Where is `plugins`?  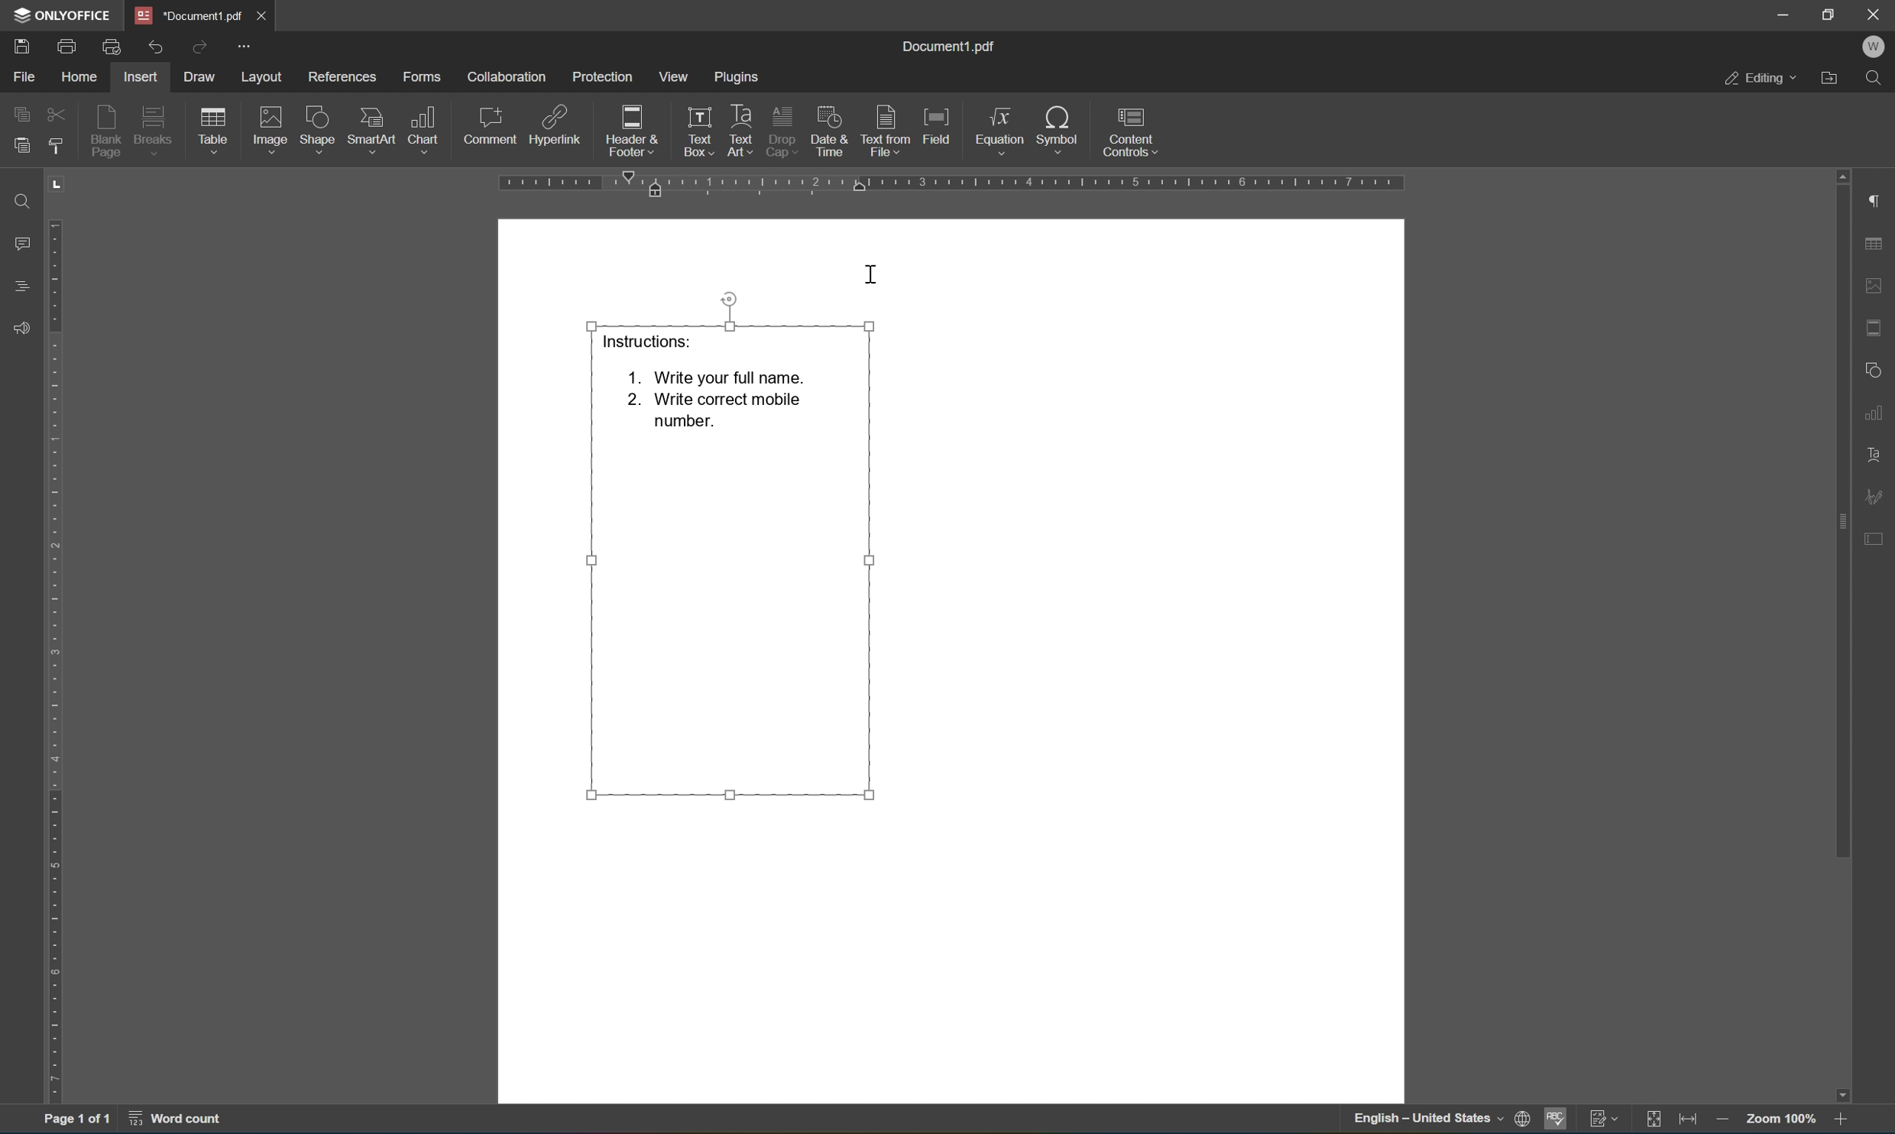 plugins is located at coordinates (739, 79).